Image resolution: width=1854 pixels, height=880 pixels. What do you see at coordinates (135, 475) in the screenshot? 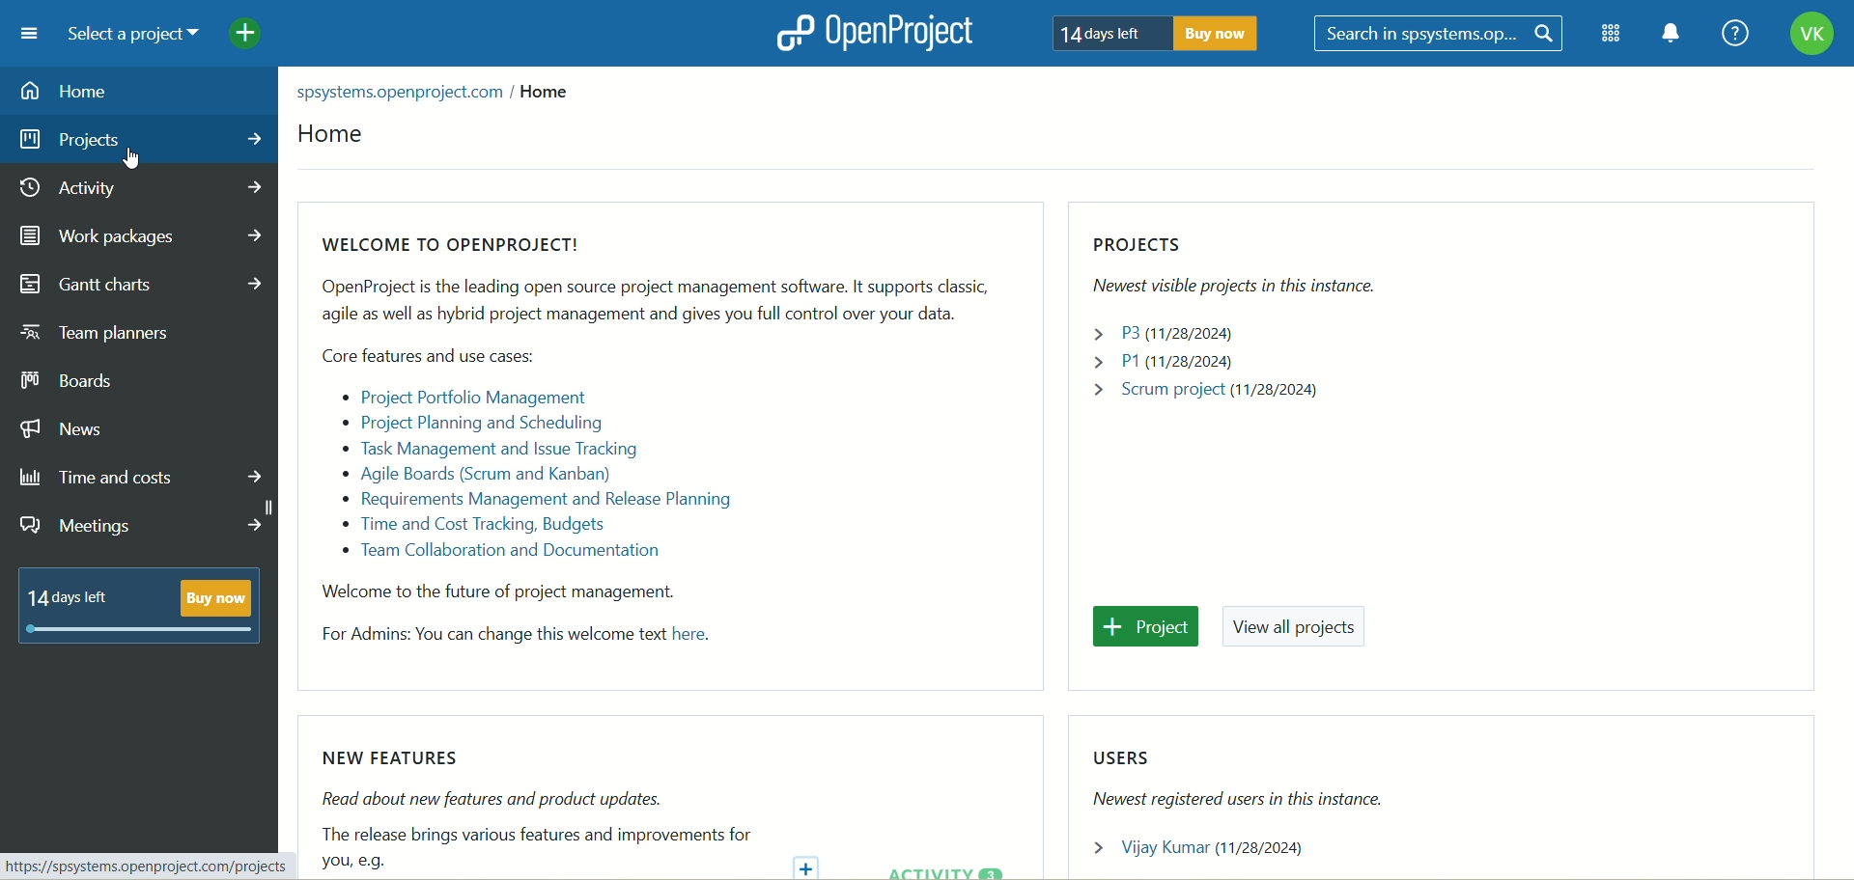
I see `time and costs` at bounding box center [135, 475].